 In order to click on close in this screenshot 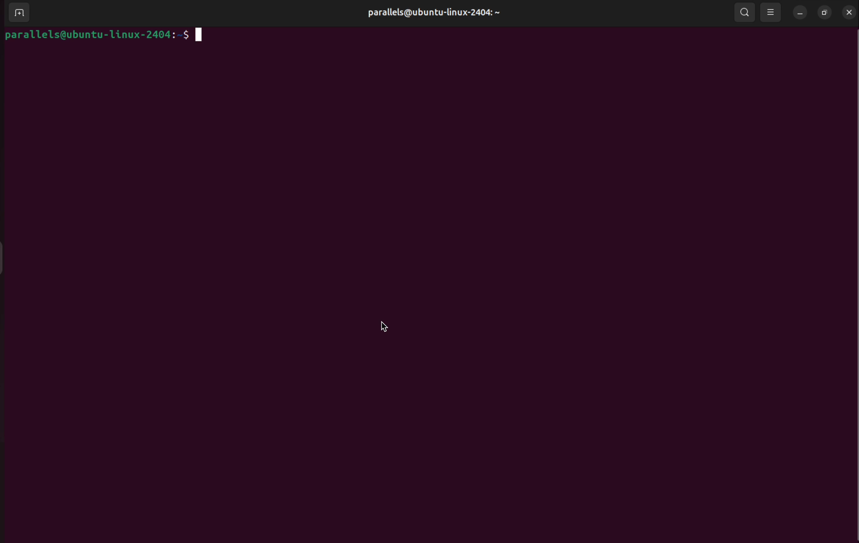, I will do `click(849, 12)`.